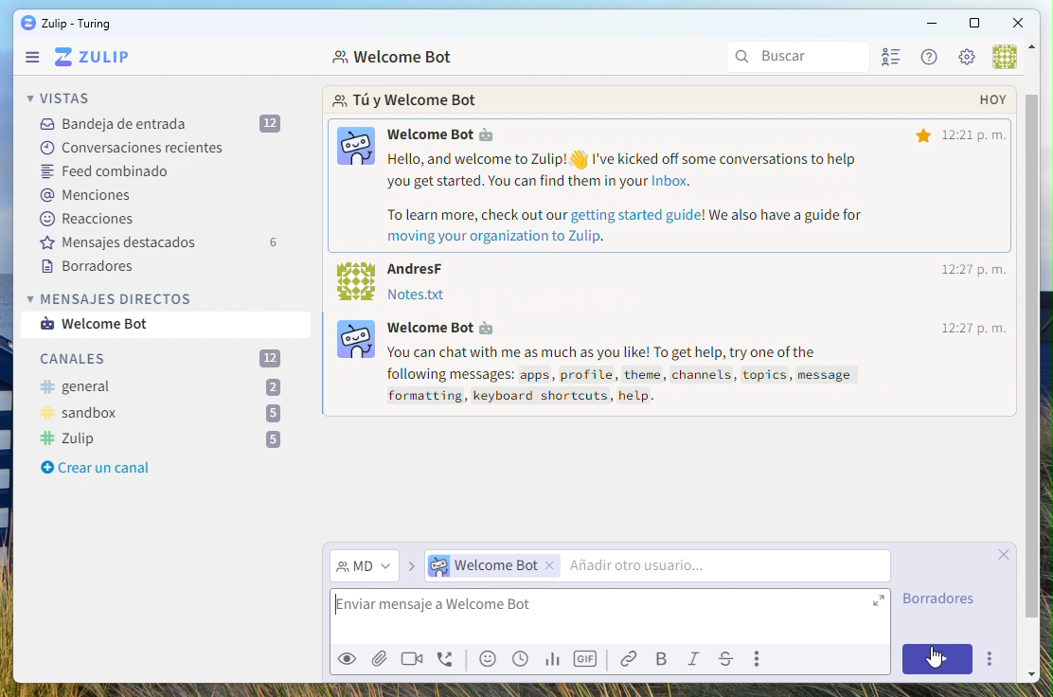 This screenshot has height=697, width=1053. What do you see at coordinates (634, 659) in the screenshot?
I see `links` at bounding box center [634, 659].